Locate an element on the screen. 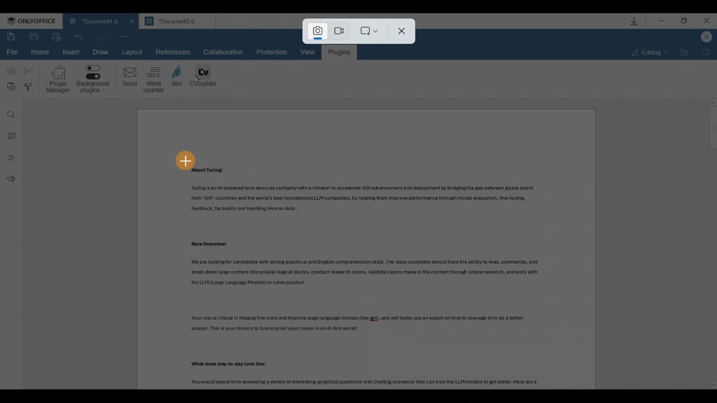  Close is located at coordinates (400, 33).